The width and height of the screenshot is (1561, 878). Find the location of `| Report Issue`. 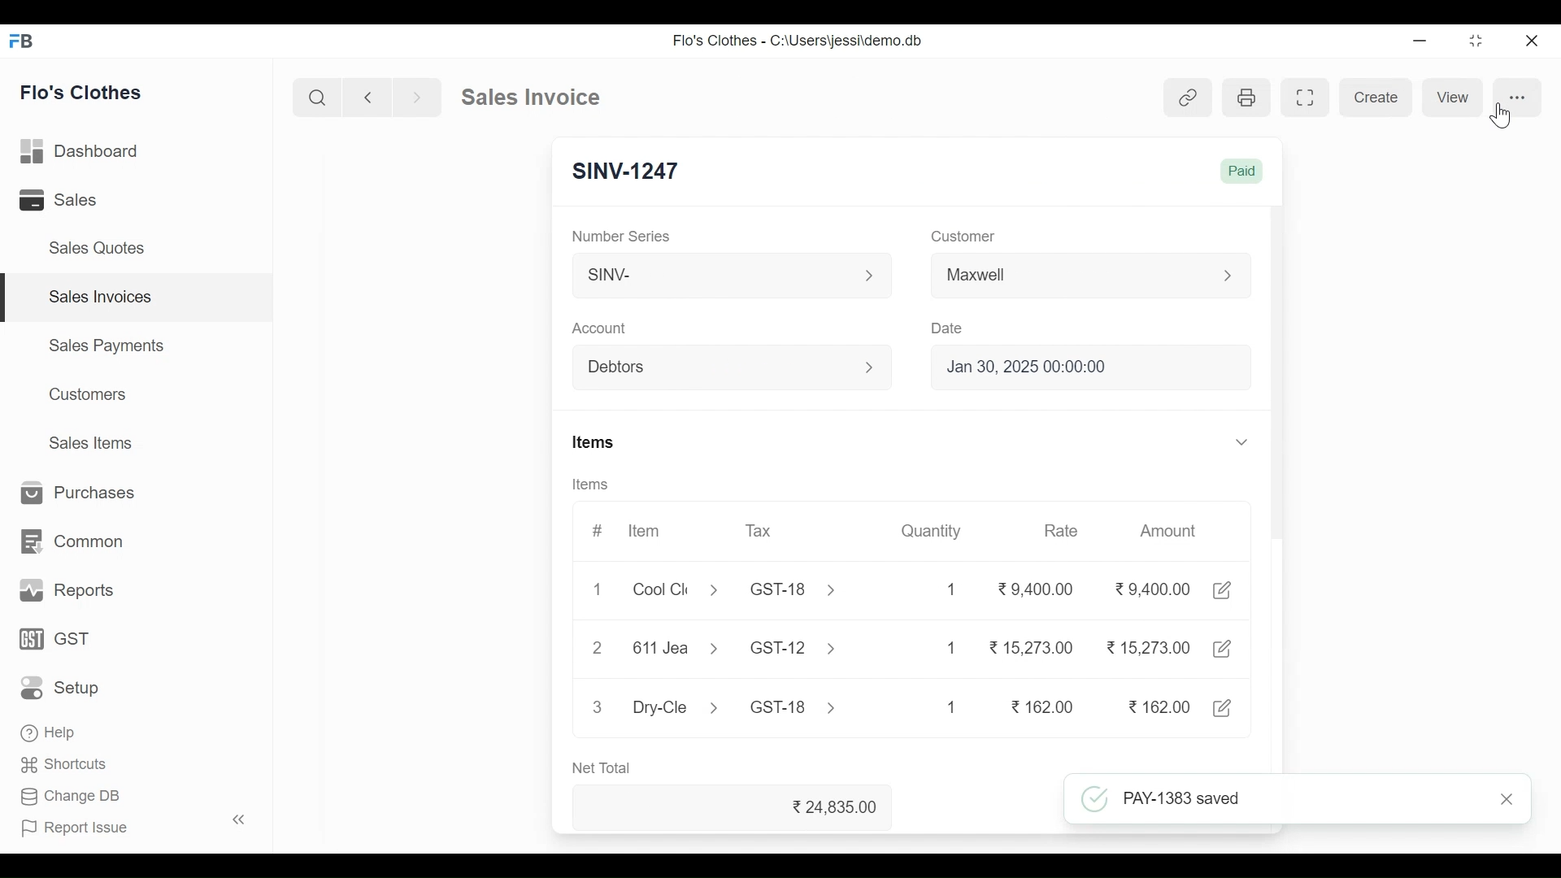

| Report Issue is located at coordinates (135, 825).